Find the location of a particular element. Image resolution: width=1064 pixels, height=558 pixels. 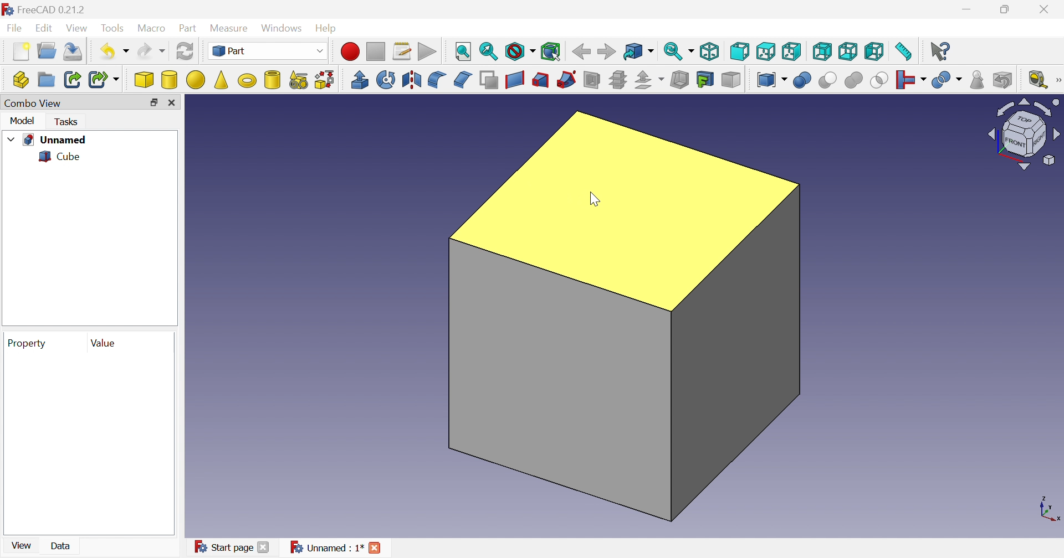

Save is located at coordinates (76, 51).